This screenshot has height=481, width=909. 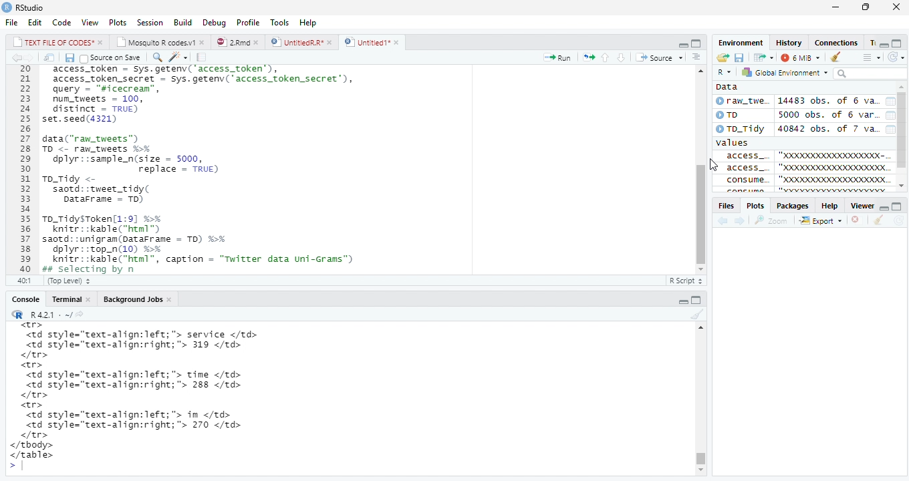 What do you see at coordinates (682, 42) in the screenshot?
I see `minimze/maximize` at bounding box center [682, 42].